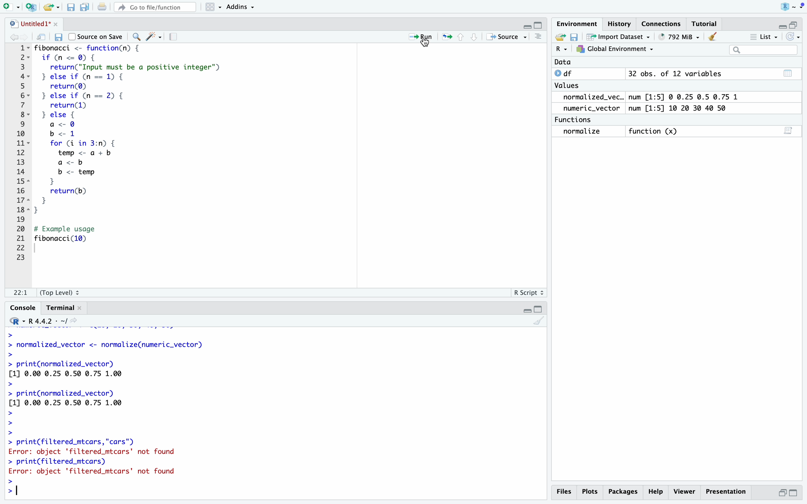 Image resolution: width=807 pixels, height=504 pixels. Describe the element at coordinates (21, 293) in the screenshot. I see `1:1` at that location.